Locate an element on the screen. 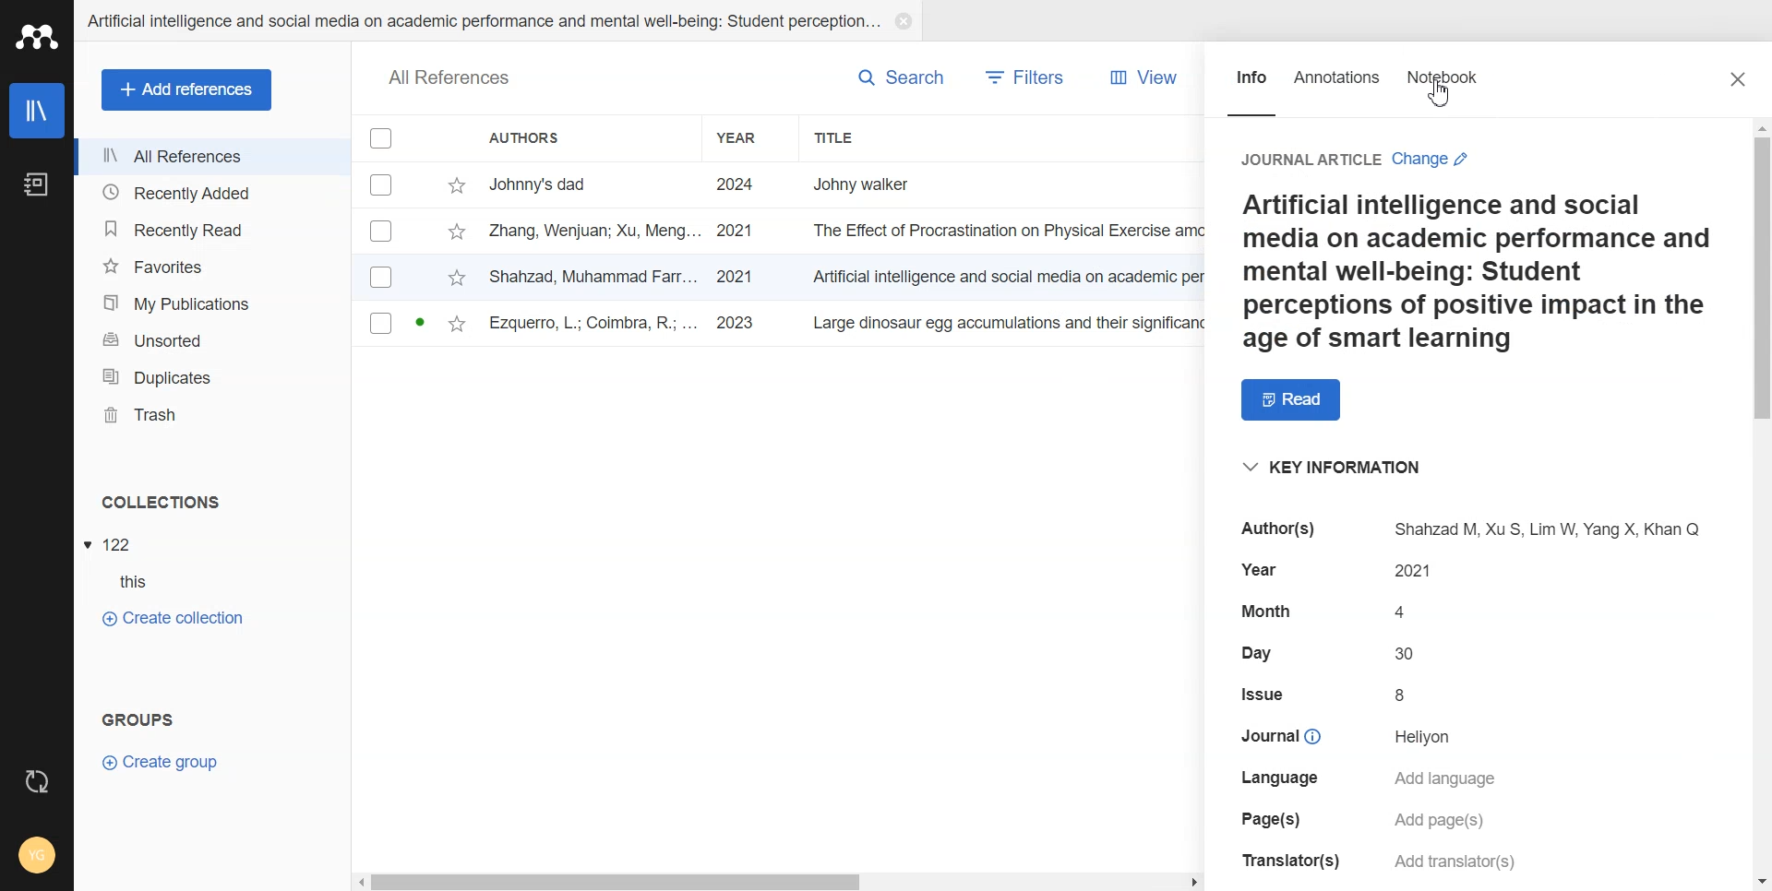  Notebook is located at coordinates (35, 185).